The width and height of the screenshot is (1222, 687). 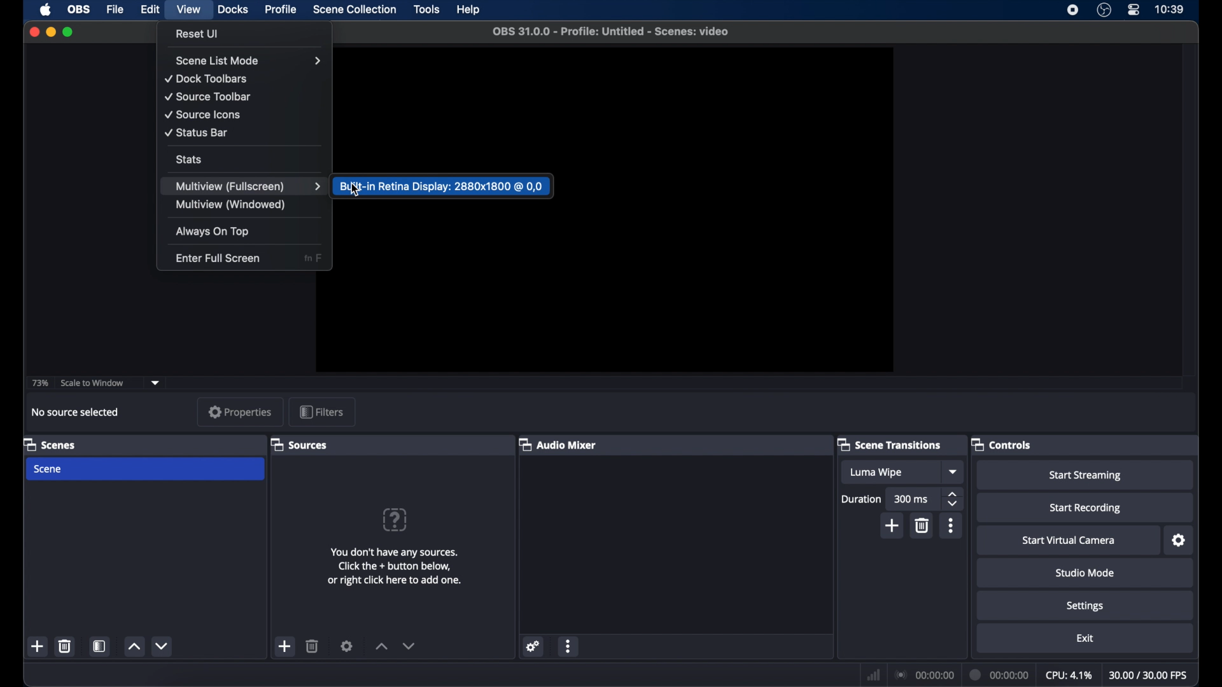 What do you see at coordinates (1085, 507) in the screenshot?
I see `start recording` at bounding box center [1085, 507].